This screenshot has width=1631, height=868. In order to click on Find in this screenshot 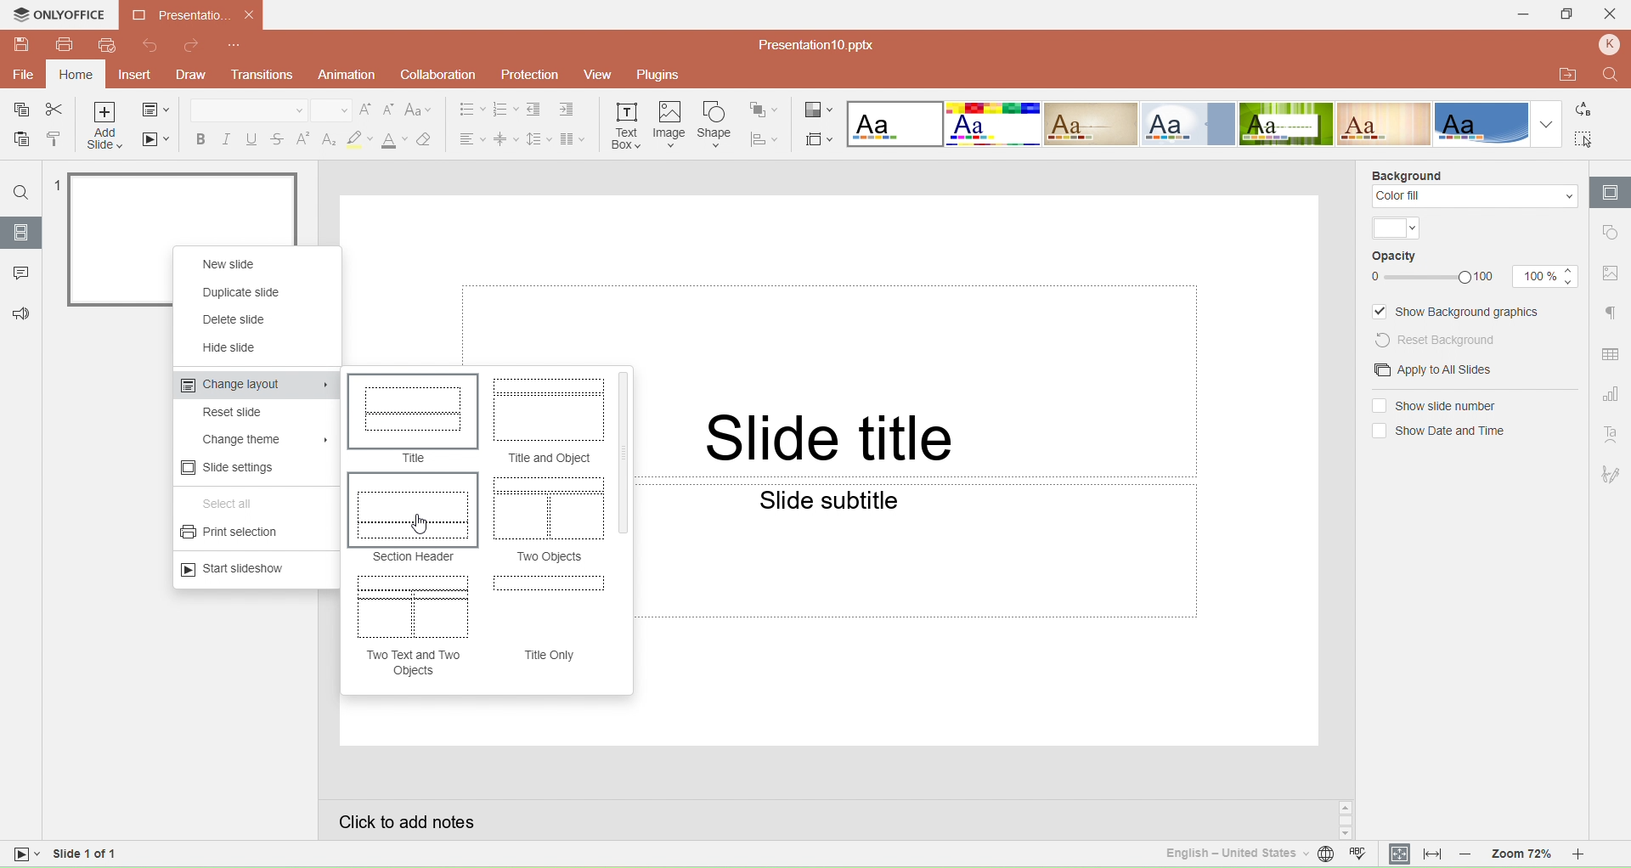, I will do `click(1610, 74)`.